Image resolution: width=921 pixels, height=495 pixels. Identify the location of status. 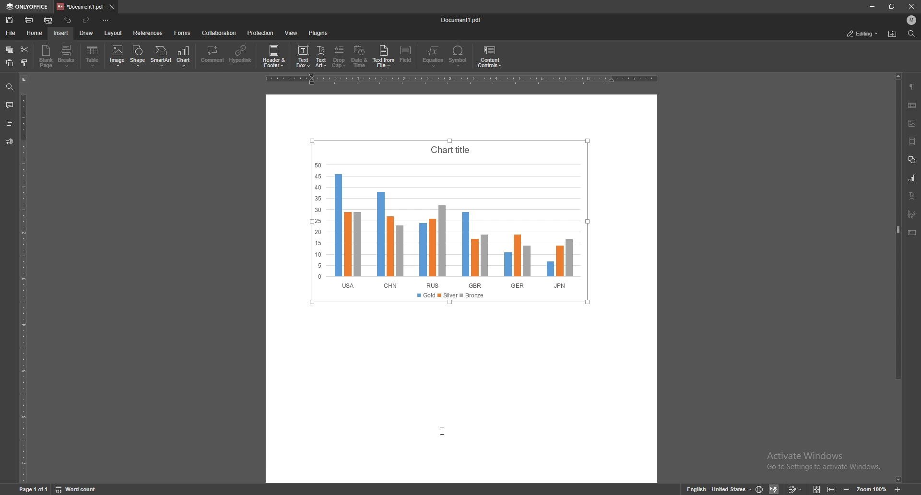
(862, 33).